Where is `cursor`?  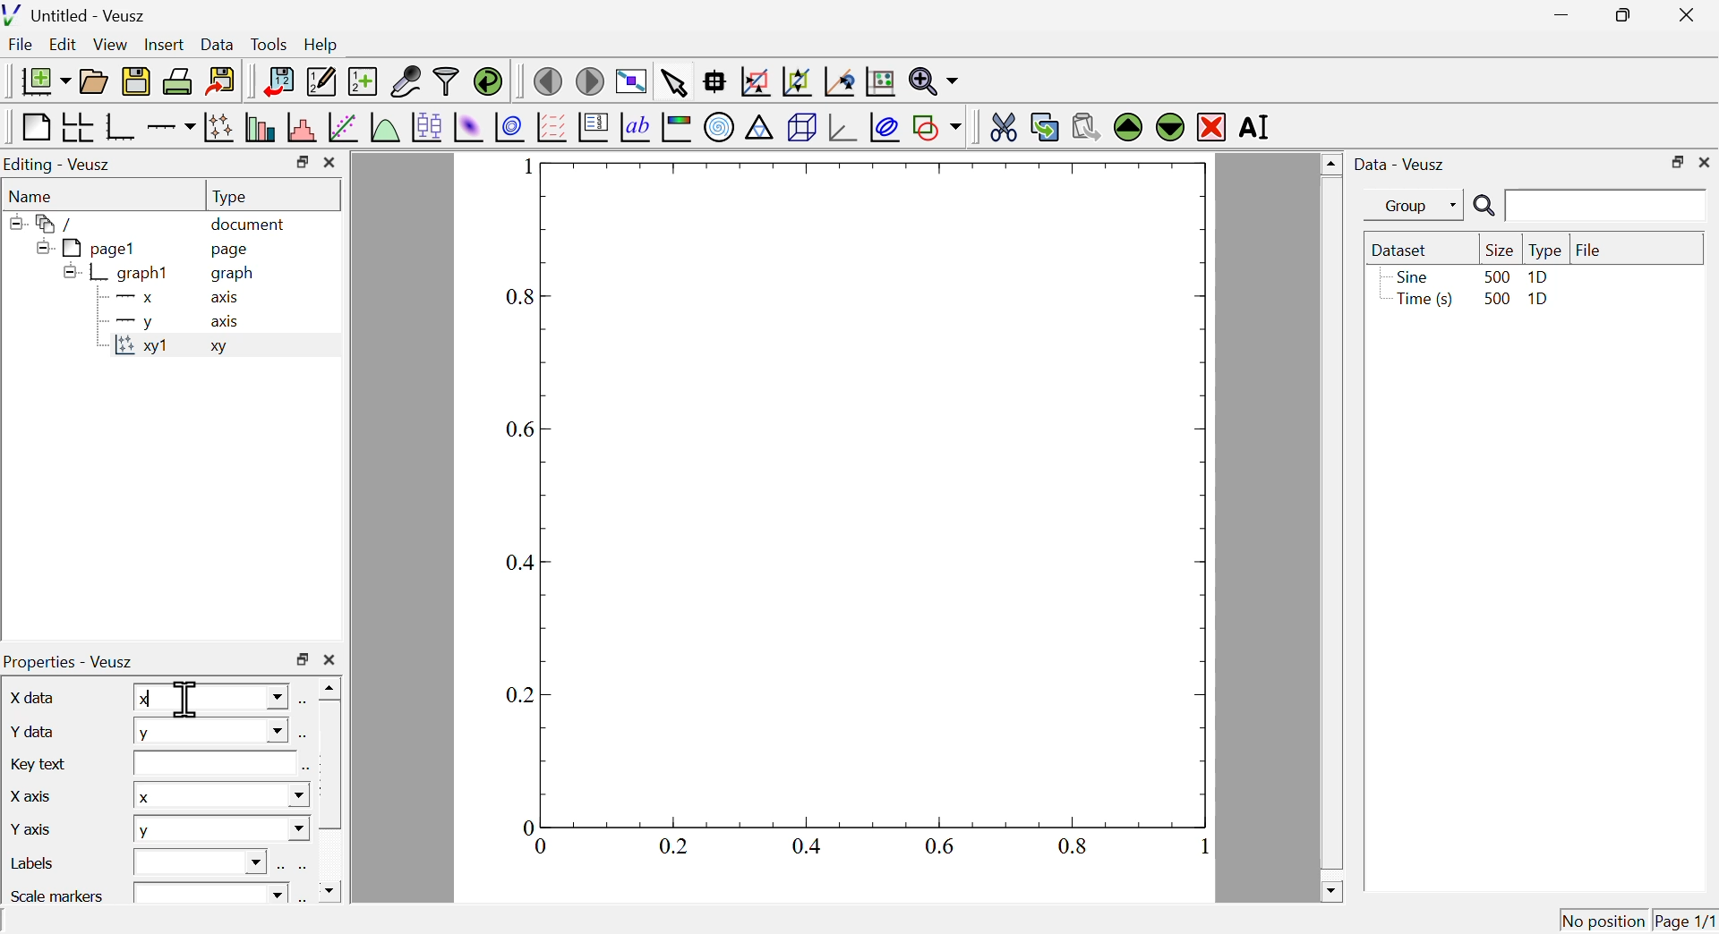 cursor is located at coordinates (221, 59).